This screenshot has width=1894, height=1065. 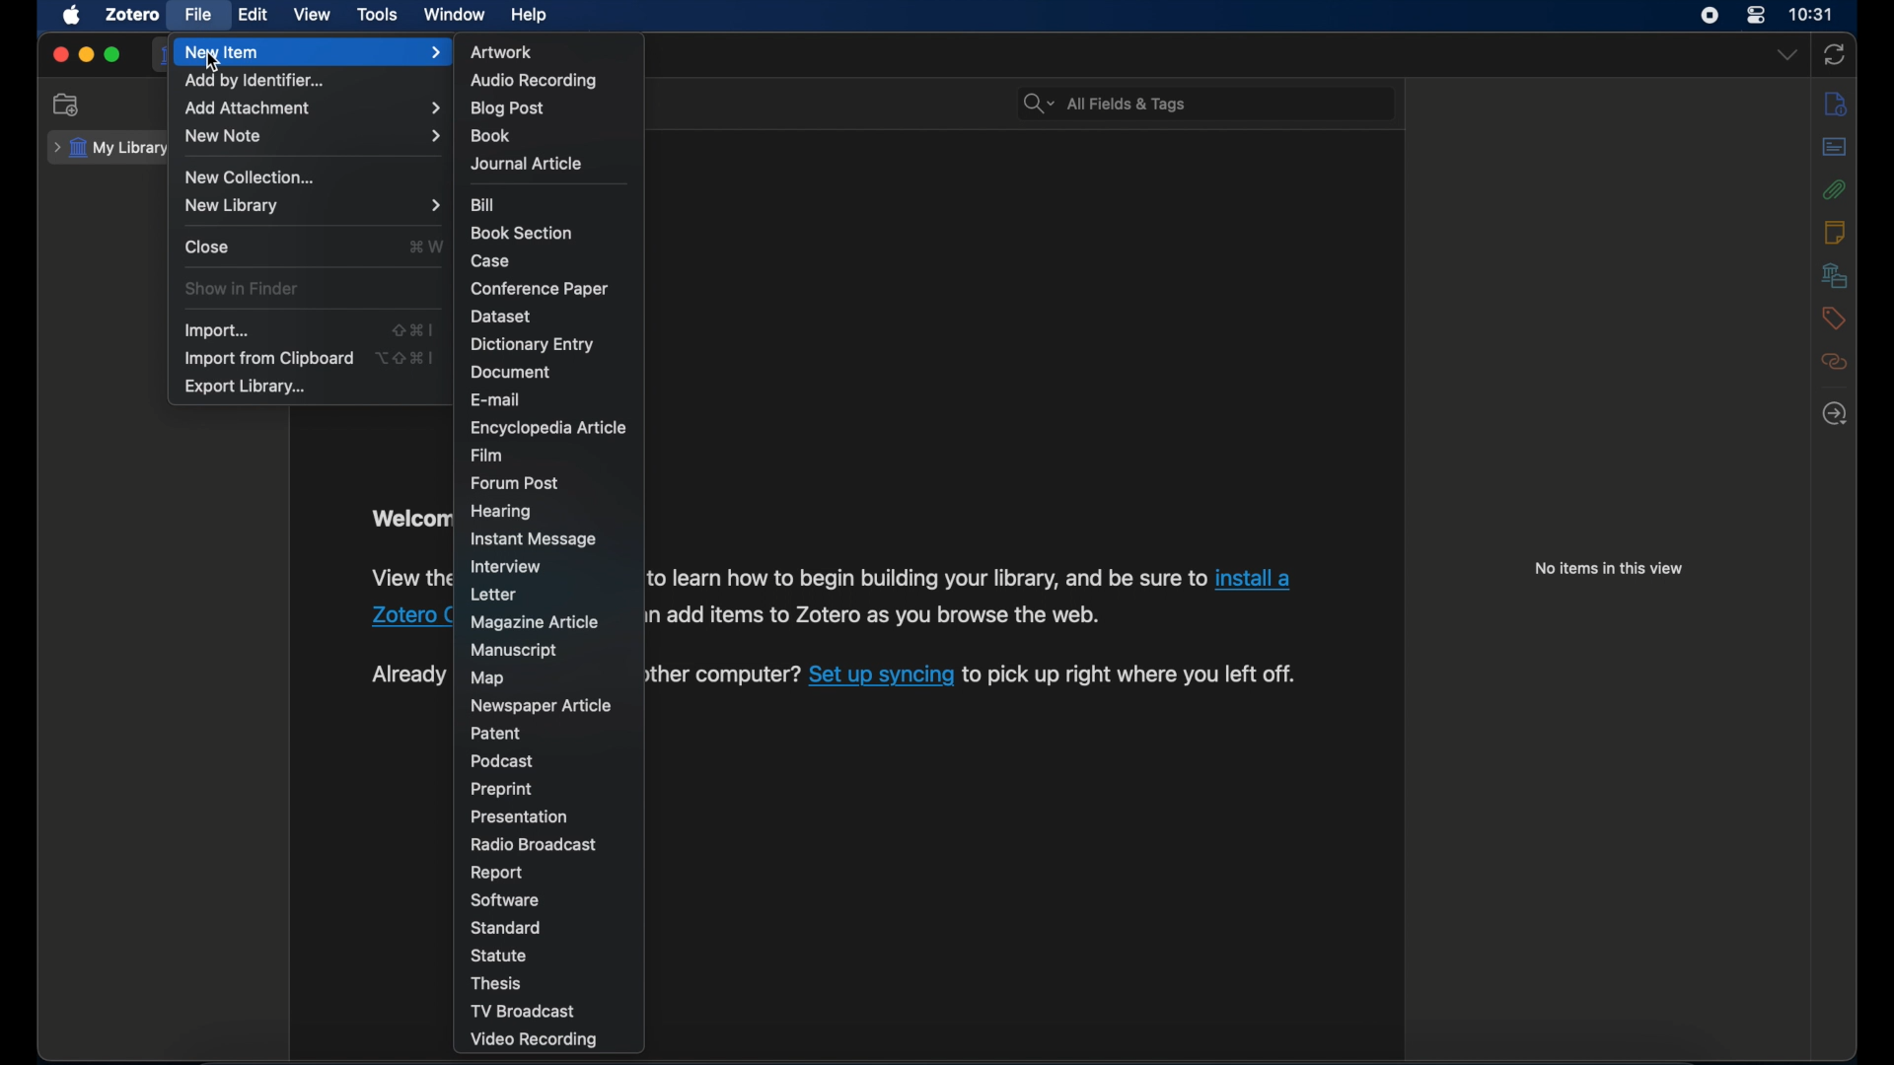 I want to click on new collection, so click(x=67, y=105).